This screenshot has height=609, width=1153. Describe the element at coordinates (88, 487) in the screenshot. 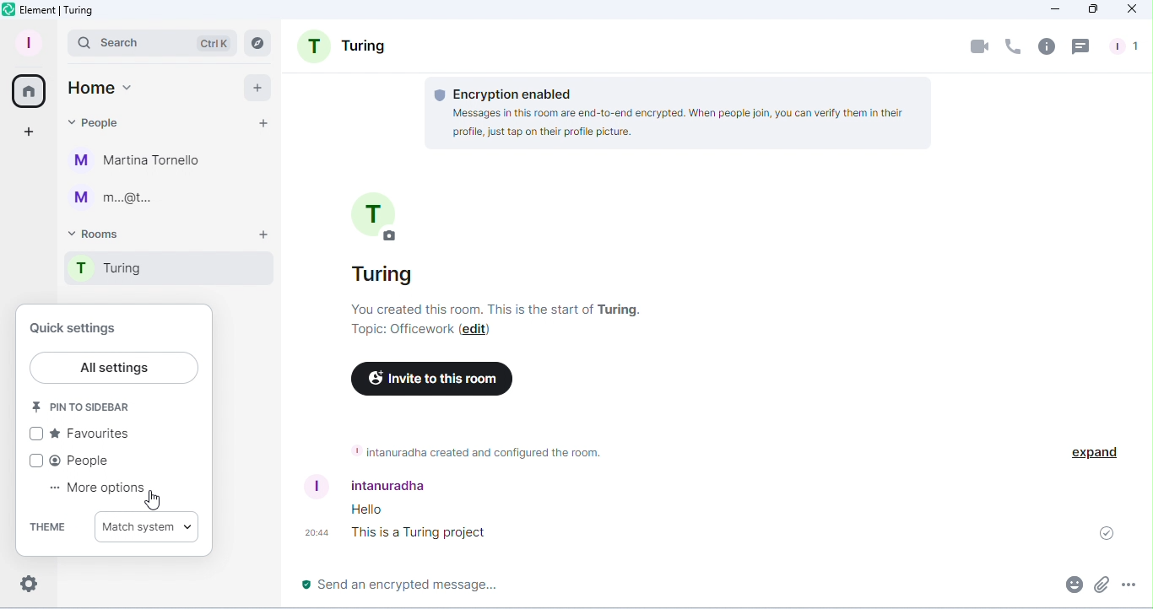

I see `More options` at that location.